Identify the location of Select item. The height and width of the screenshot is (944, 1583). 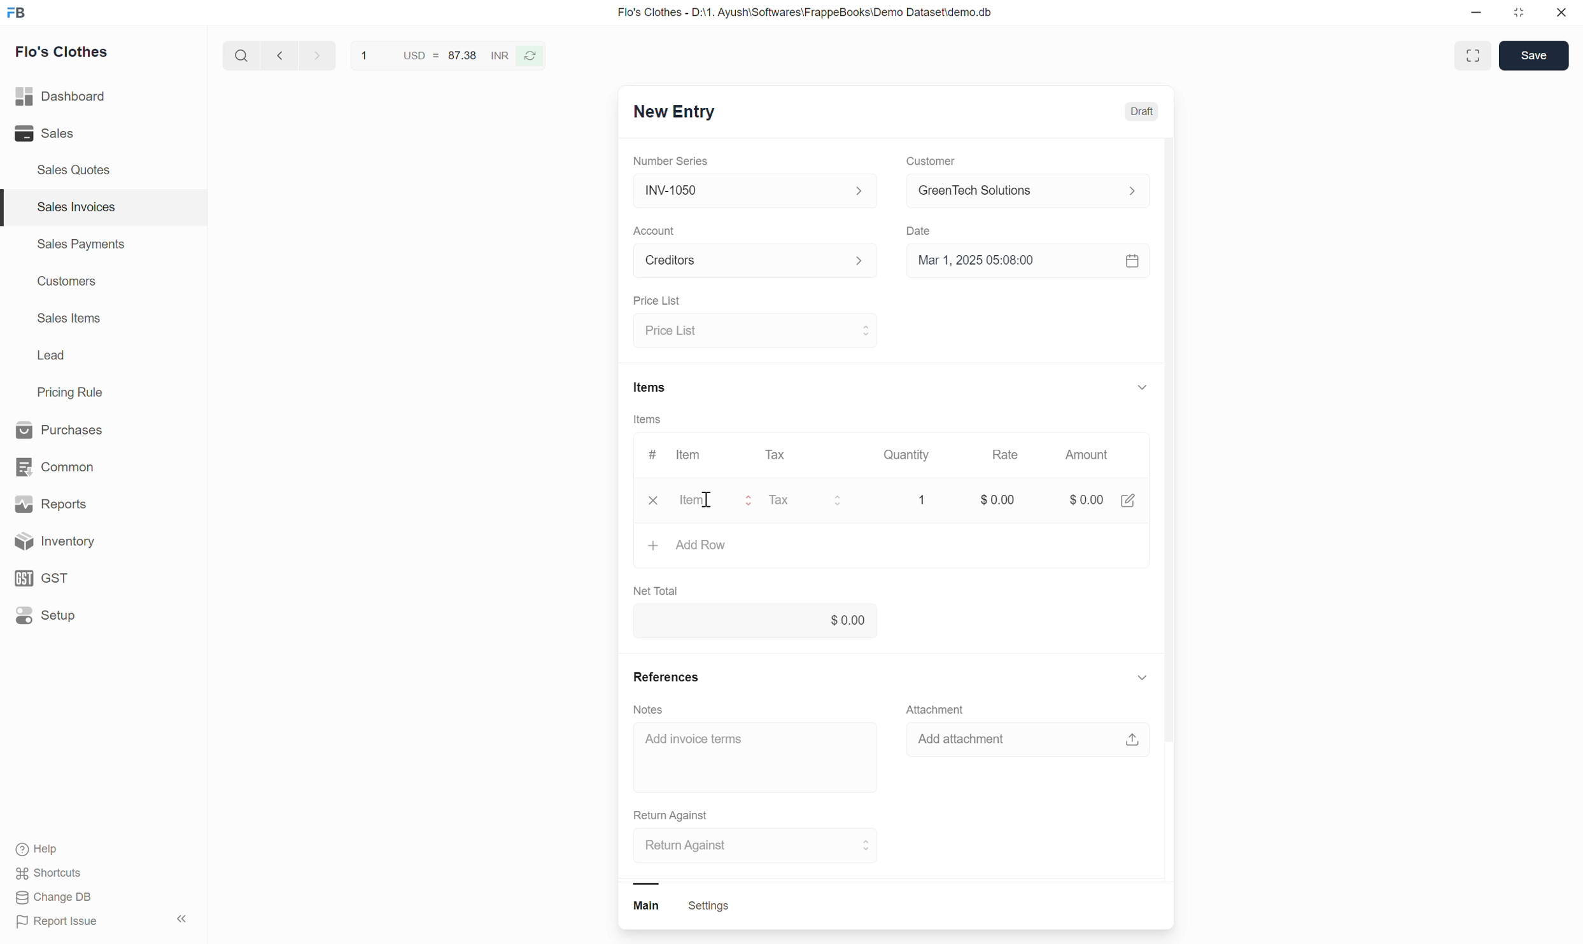
(719, 501).